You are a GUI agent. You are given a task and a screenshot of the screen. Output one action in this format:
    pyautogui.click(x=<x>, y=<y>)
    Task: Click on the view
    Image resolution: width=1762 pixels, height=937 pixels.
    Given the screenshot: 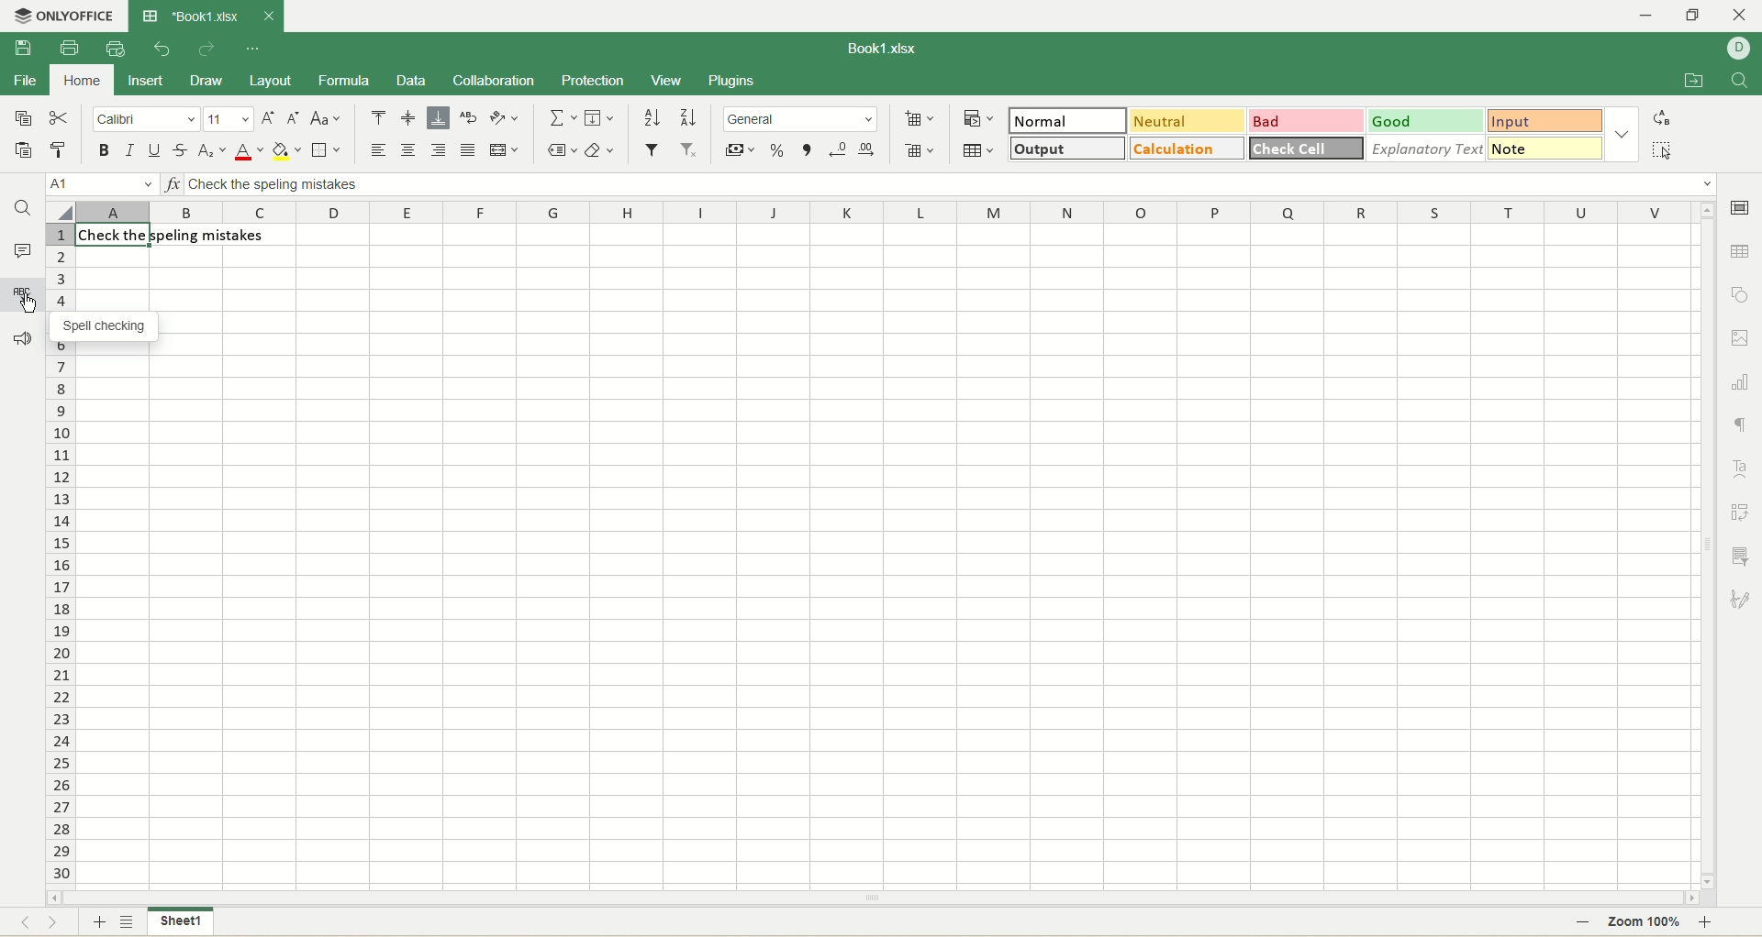 What is the action you would take?
    pyautogui.click(x=664, y=82)
    